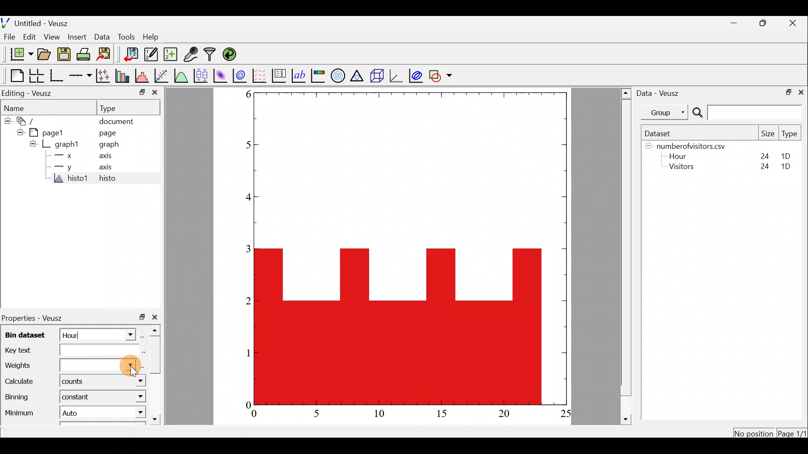  I want to click on new document, so click(19, 55).